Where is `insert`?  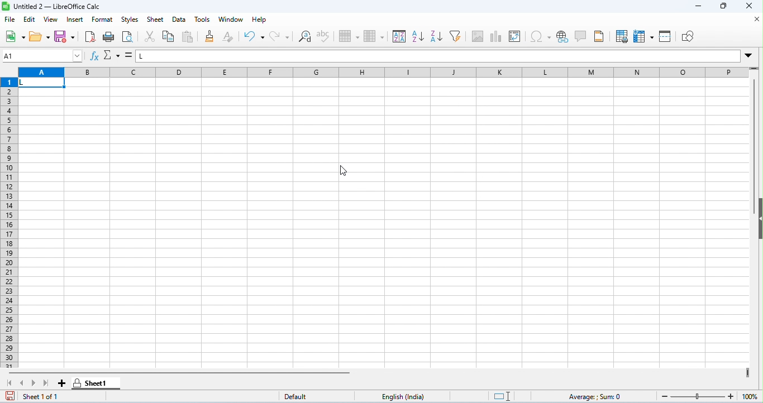
insert is located at coordinates (76, 20).